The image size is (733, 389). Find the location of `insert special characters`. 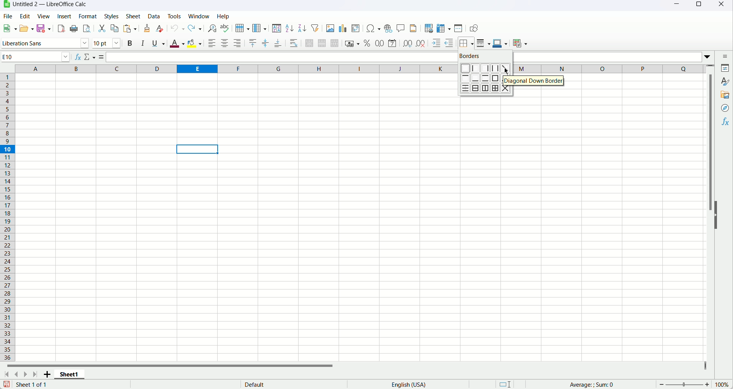

insert special characters is located at coordinates (373, 28).